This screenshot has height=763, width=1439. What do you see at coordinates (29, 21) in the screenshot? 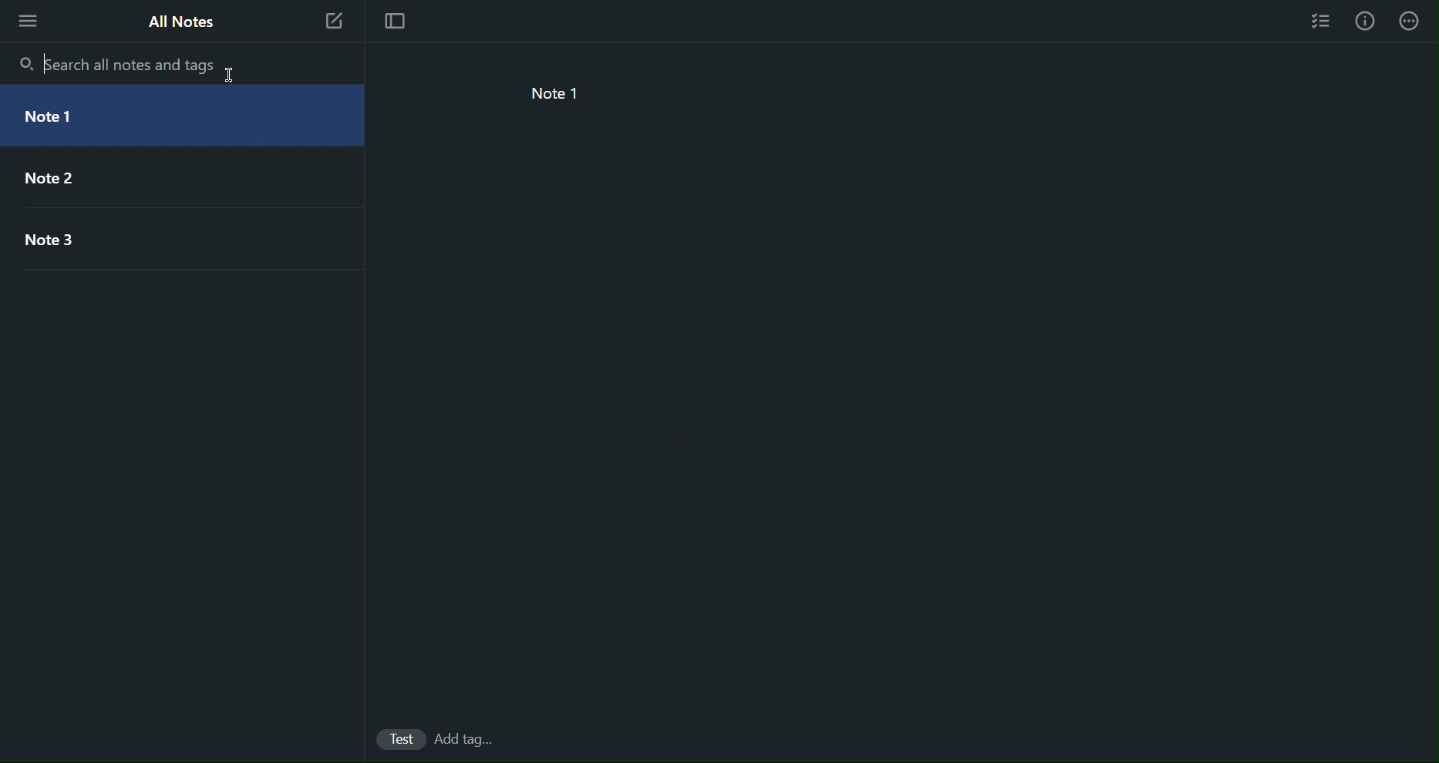
I see `More` at bounding box center [29, 21].